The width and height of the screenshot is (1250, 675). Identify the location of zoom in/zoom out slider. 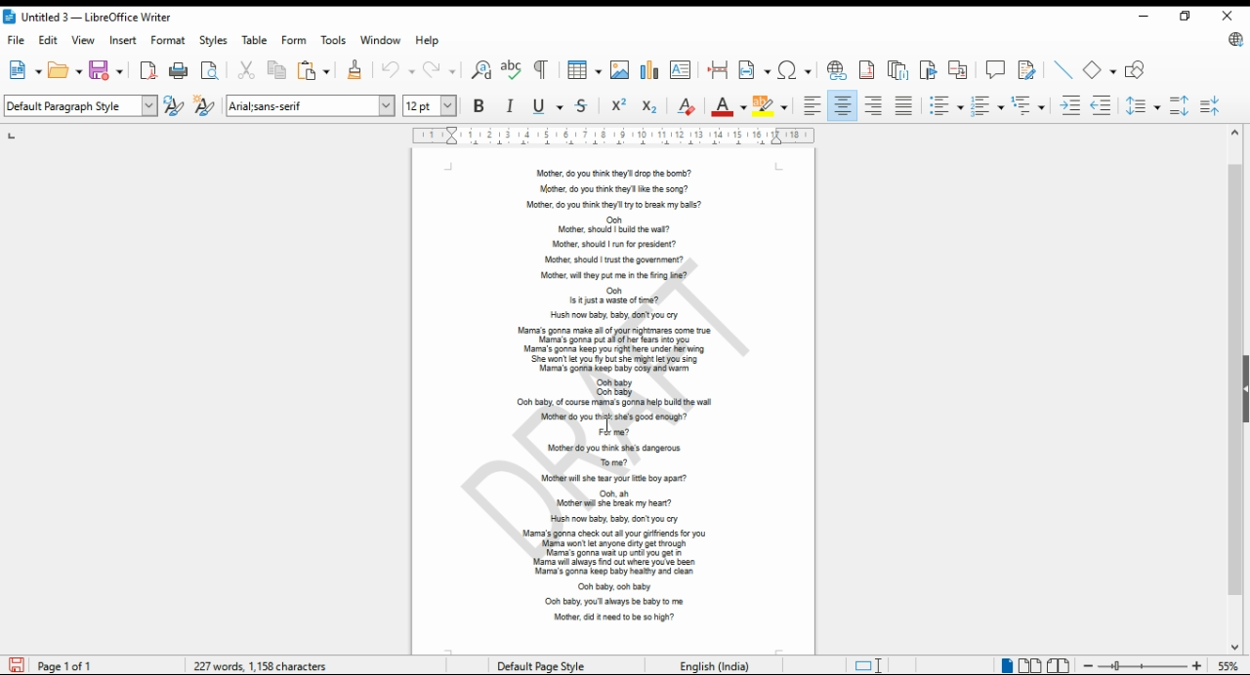
(1143, 666).